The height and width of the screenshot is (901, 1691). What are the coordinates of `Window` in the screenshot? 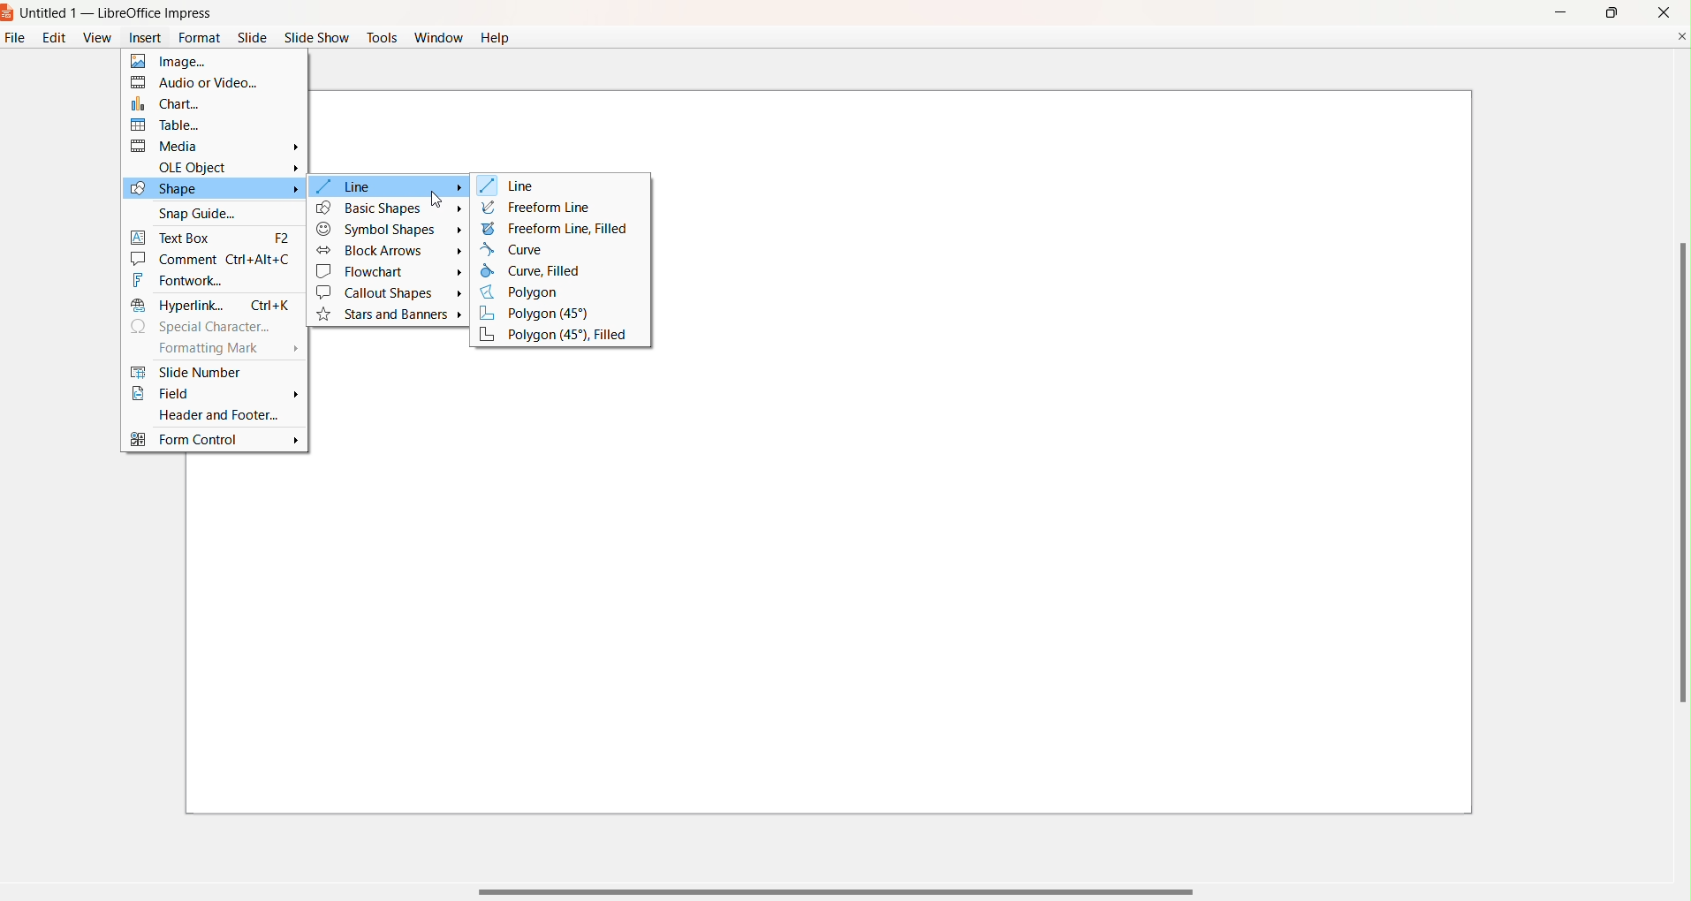 It's located at (438, 40).